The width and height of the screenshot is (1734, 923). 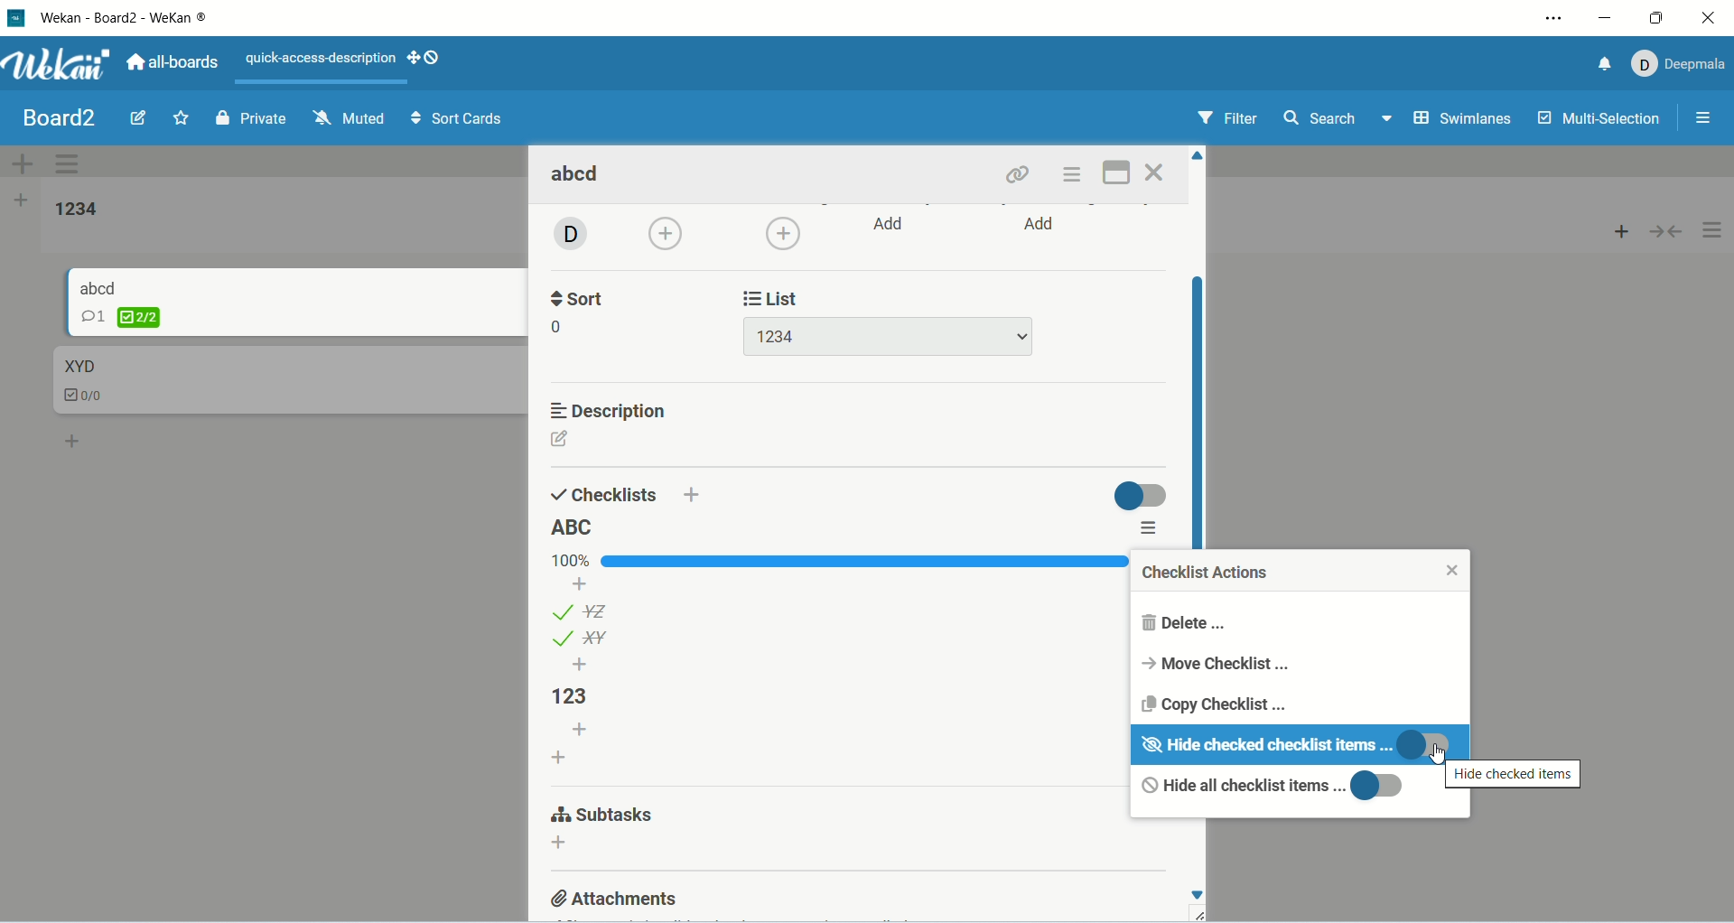 I want to click on checklist actions, so click(x=1207, y=571).